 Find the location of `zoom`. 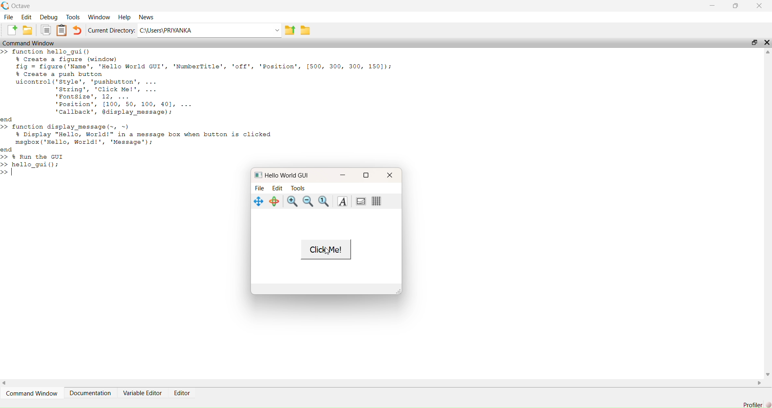

zoom is located at coordinates (324, 201).